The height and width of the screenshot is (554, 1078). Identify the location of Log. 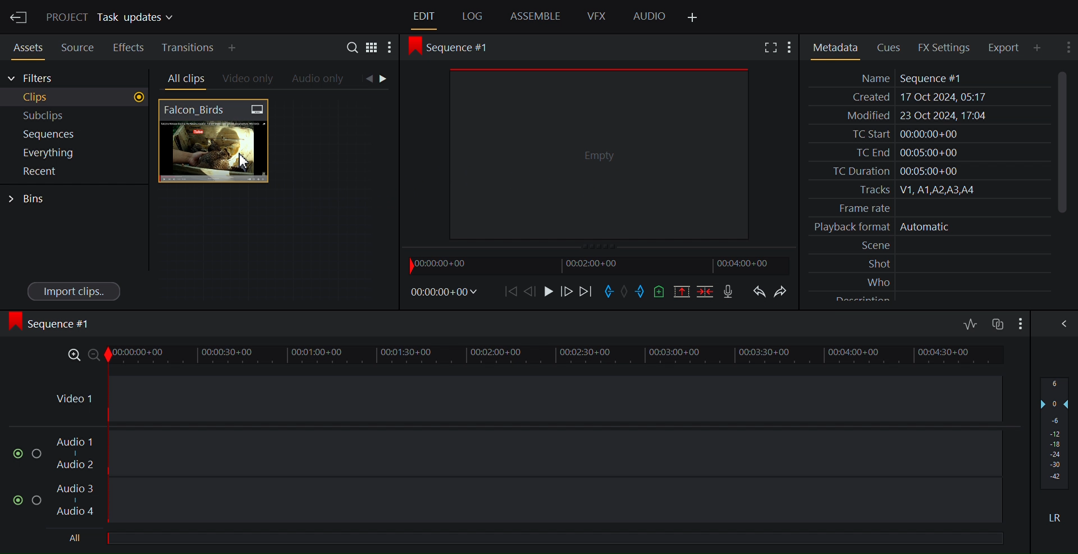
(472, 17).